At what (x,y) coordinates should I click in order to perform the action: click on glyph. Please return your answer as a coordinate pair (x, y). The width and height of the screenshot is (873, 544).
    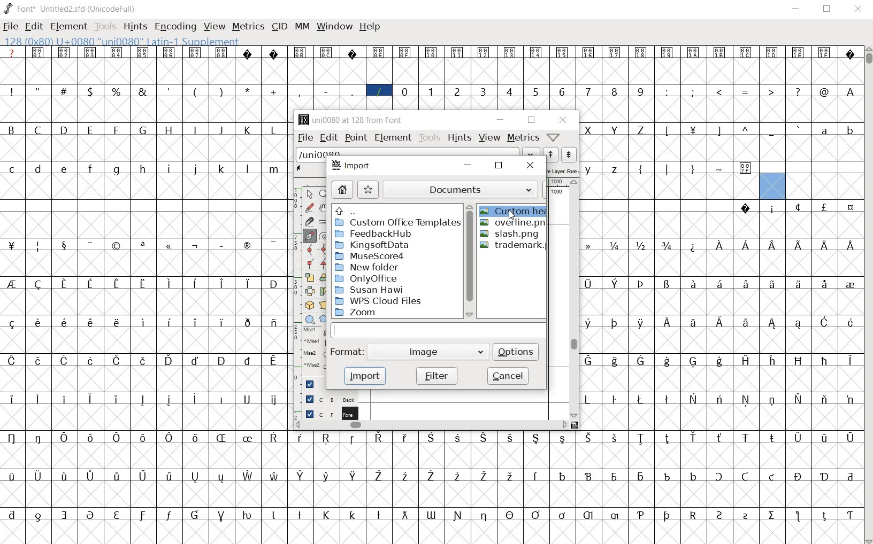
    Looking at the image, I should click on (615, 361).